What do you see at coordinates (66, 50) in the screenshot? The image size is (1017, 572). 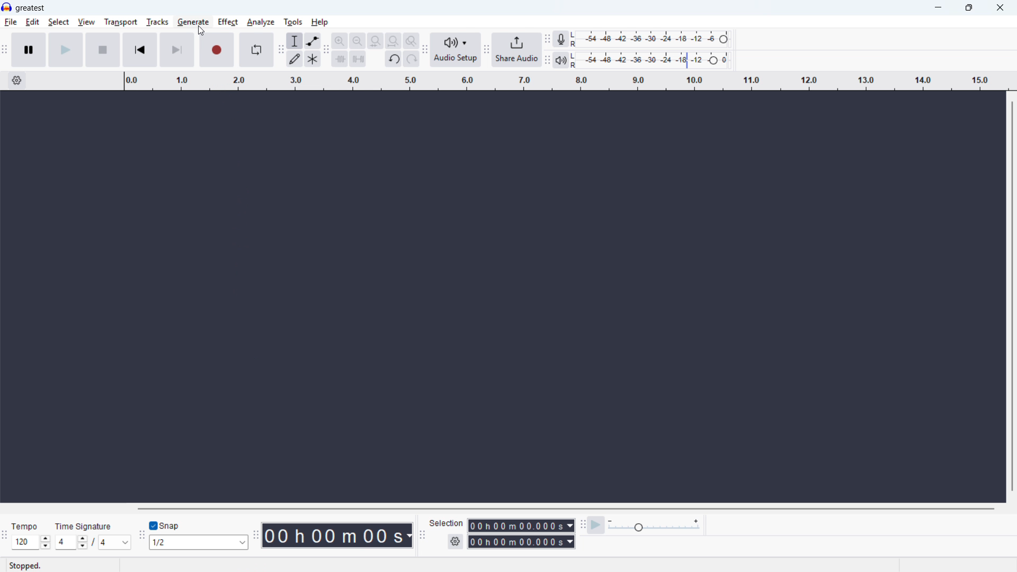 I see `play` at bounding box center [66, 50].